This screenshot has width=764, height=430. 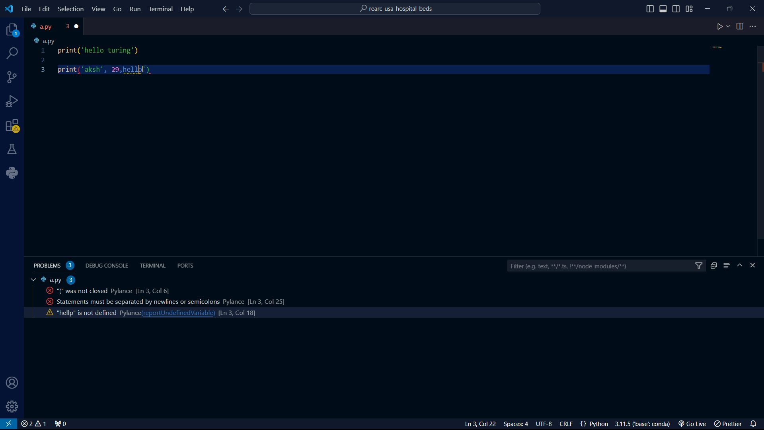 I want to click on notifications, so click(x=755, y=423).